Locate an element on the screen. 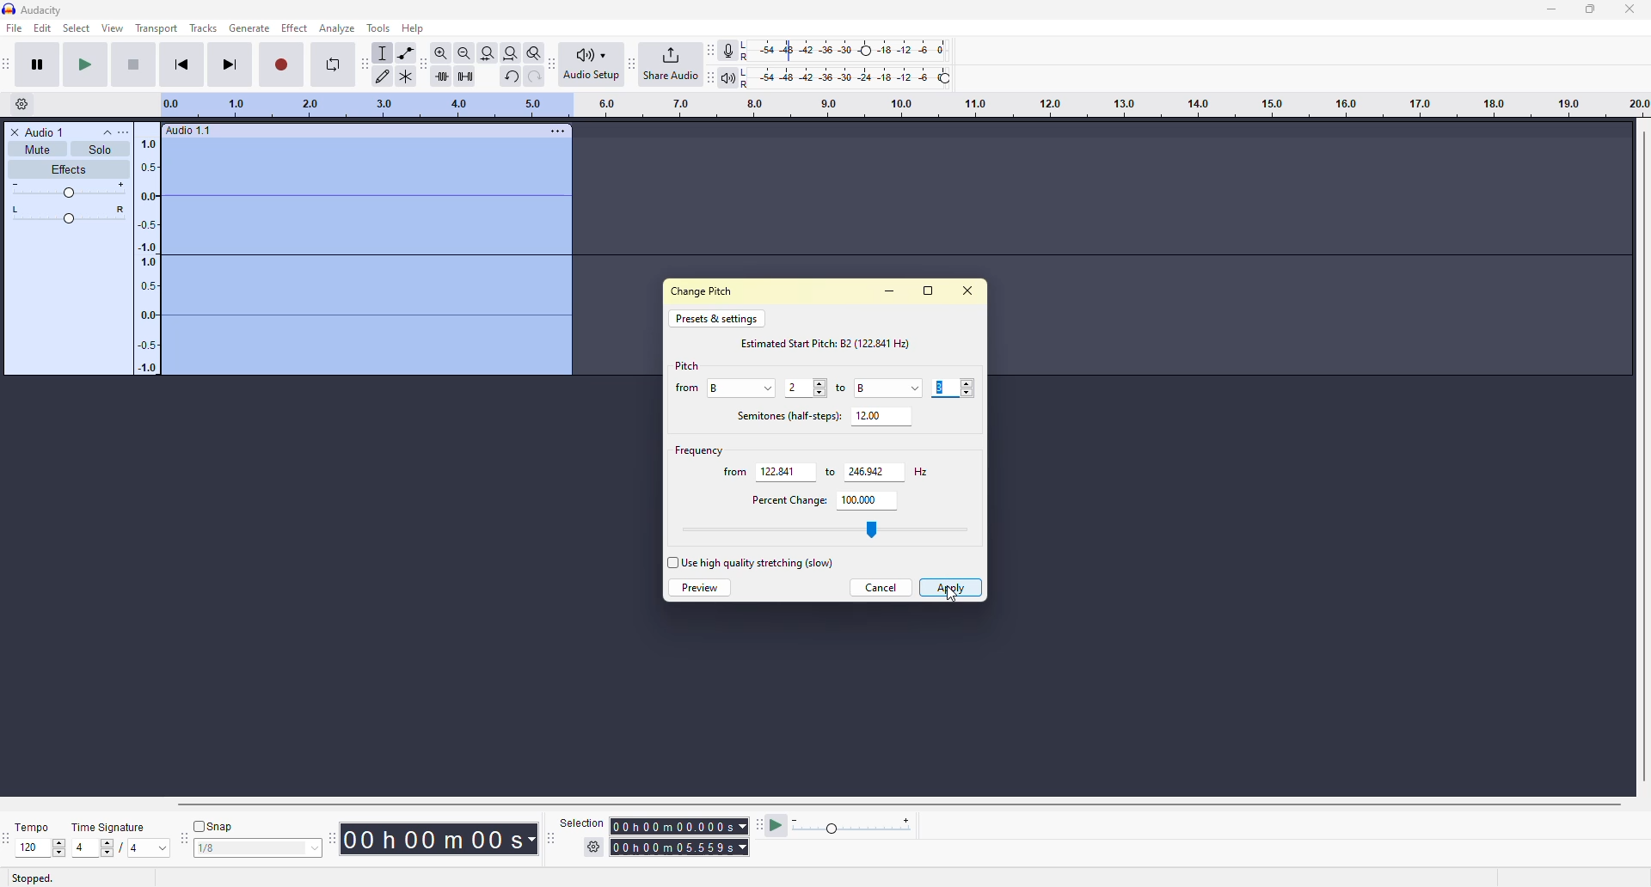 This screenshot has width=1651, height=887. 1/8 is located at coordinates (222, 850).